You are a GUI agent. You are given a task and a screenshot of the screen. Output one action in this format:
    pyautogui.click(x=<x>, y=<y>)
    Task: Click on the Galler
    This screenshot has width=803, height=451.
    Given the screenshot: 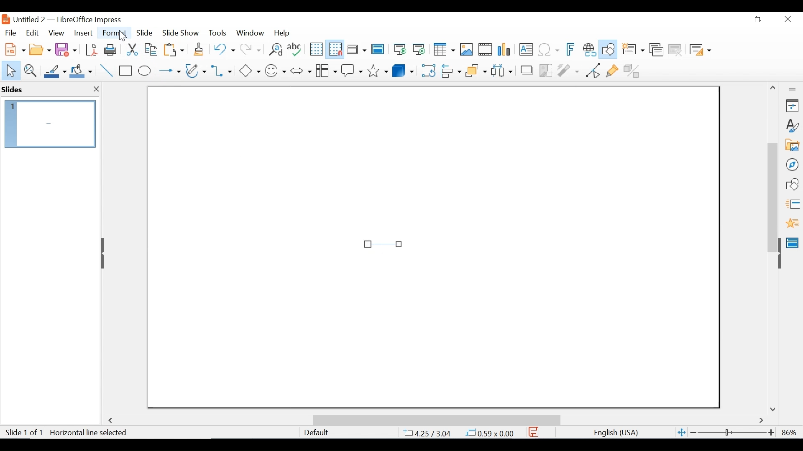 What is the action you would take?
    pyautogui.click(x=792, y=146)
    